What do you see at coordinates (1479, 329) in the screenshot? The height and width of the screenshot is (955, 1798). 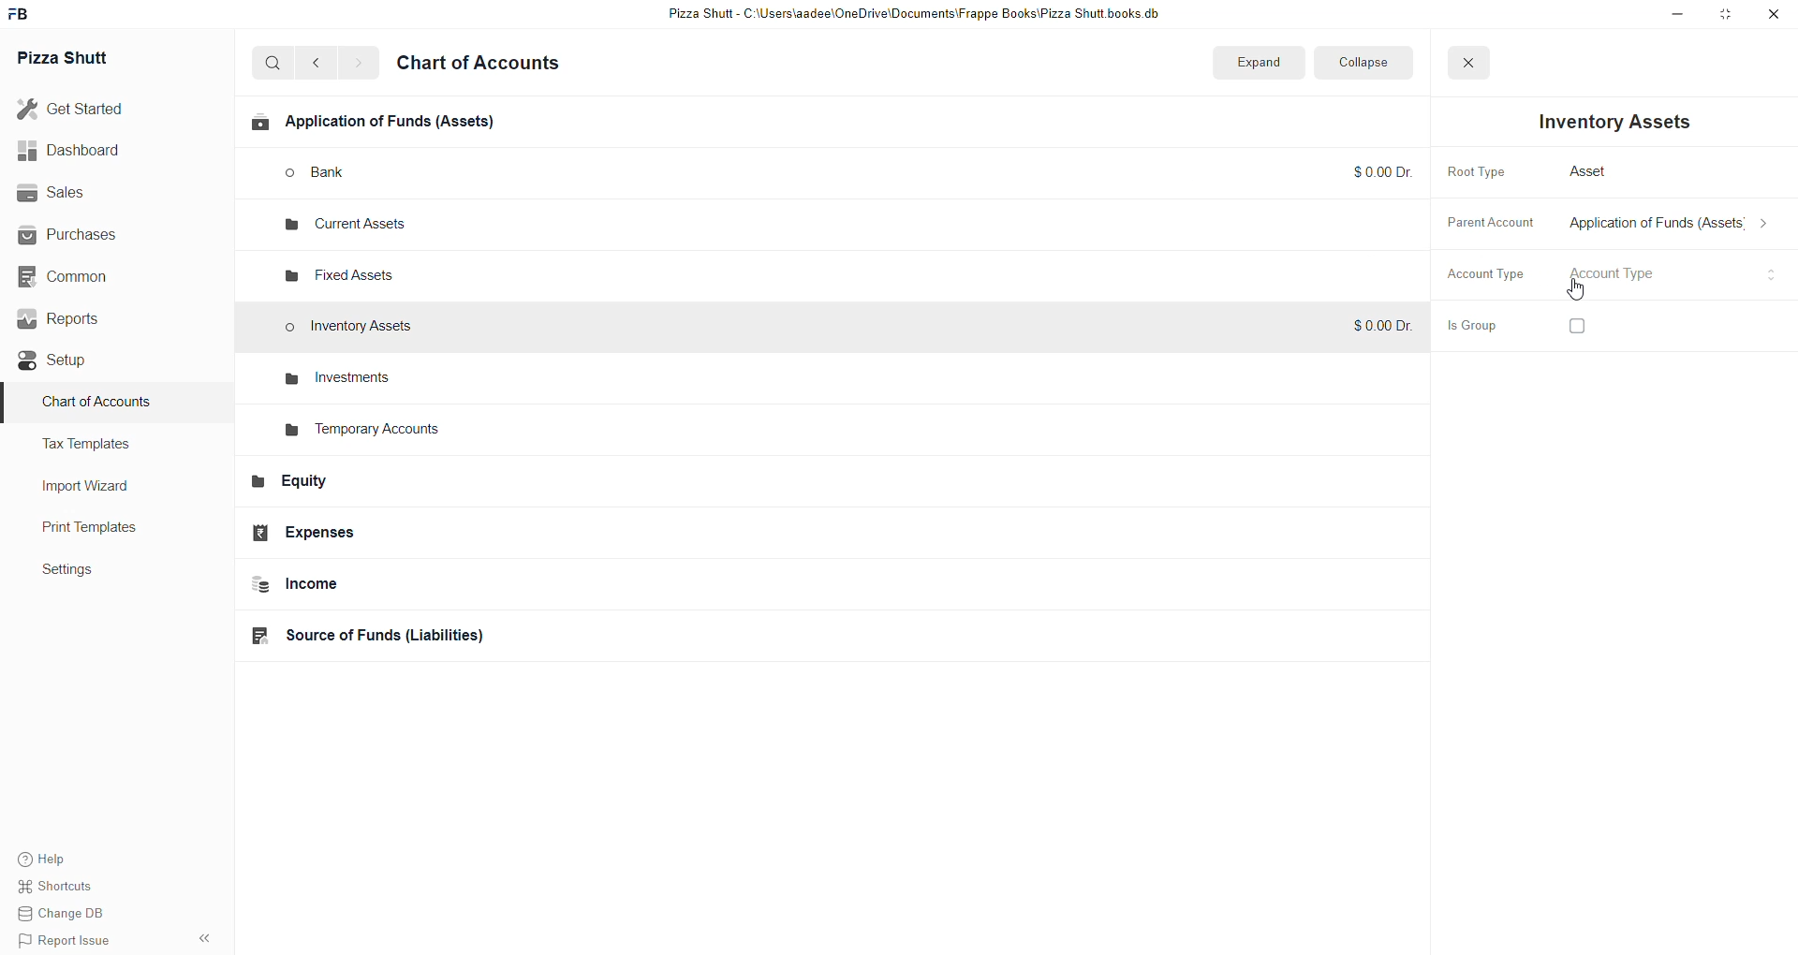 I see `is Group ` at bounding box center [1479, 329].